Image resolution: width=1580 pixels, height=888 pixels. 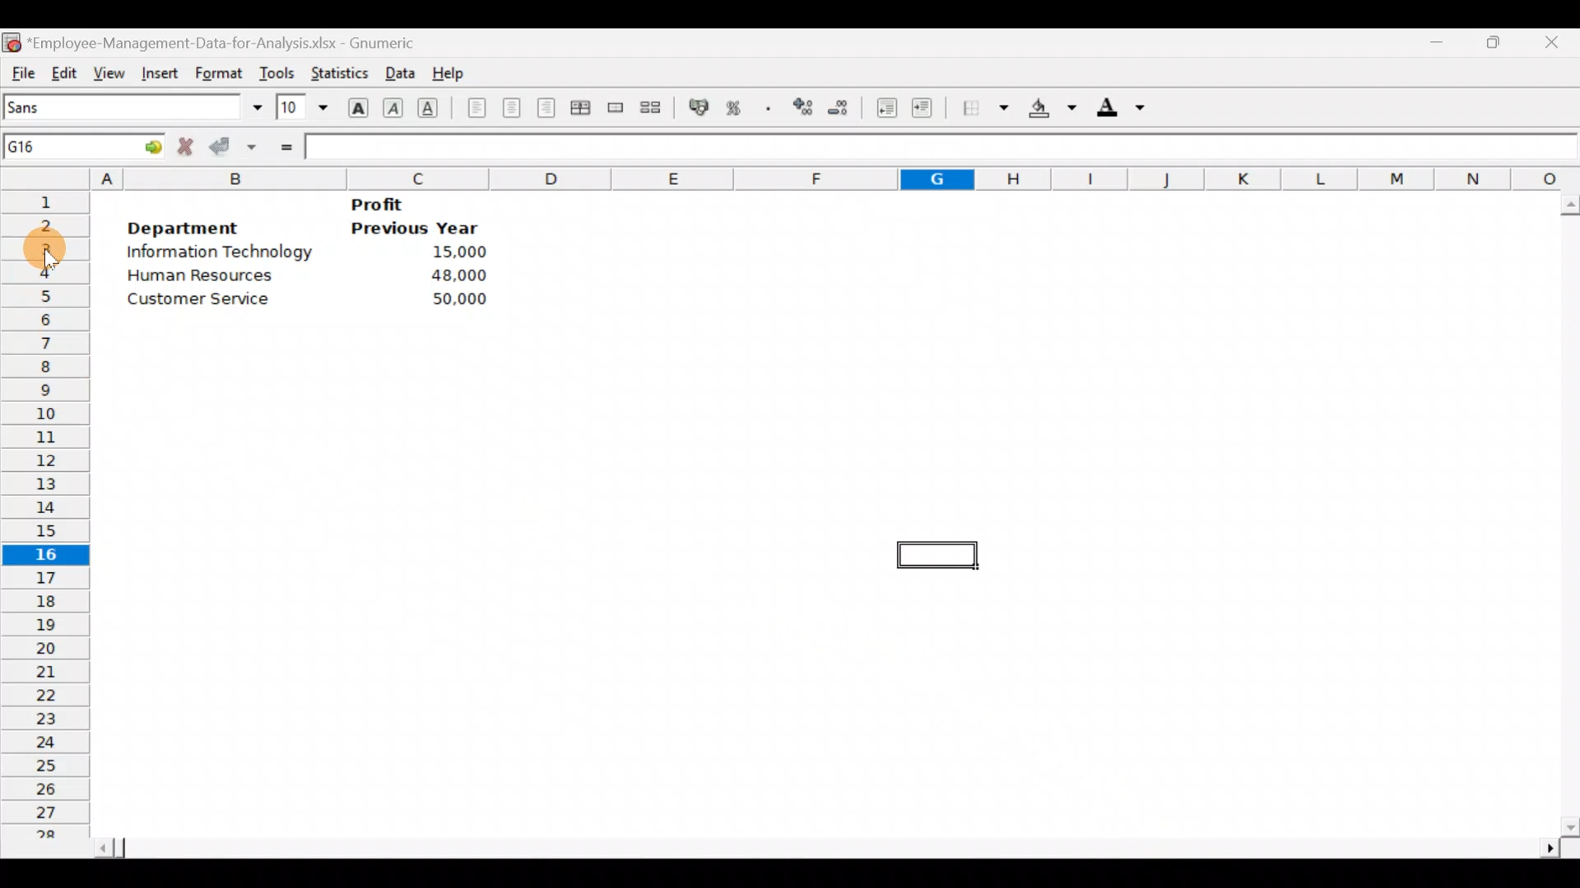 I want to click on Minimize, so click(x=1427, y=43).